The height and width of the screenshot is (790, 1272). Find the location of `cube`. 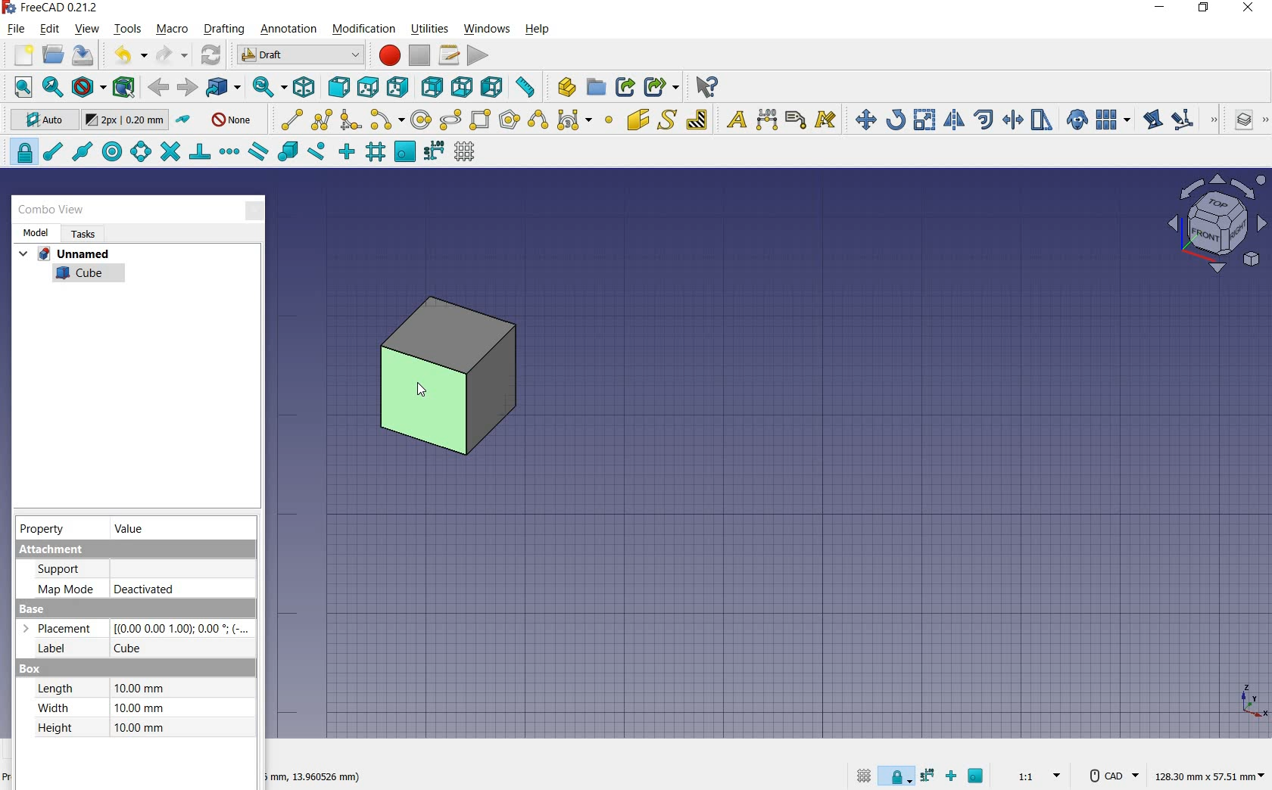

cube is located at coordinates (88, 275).